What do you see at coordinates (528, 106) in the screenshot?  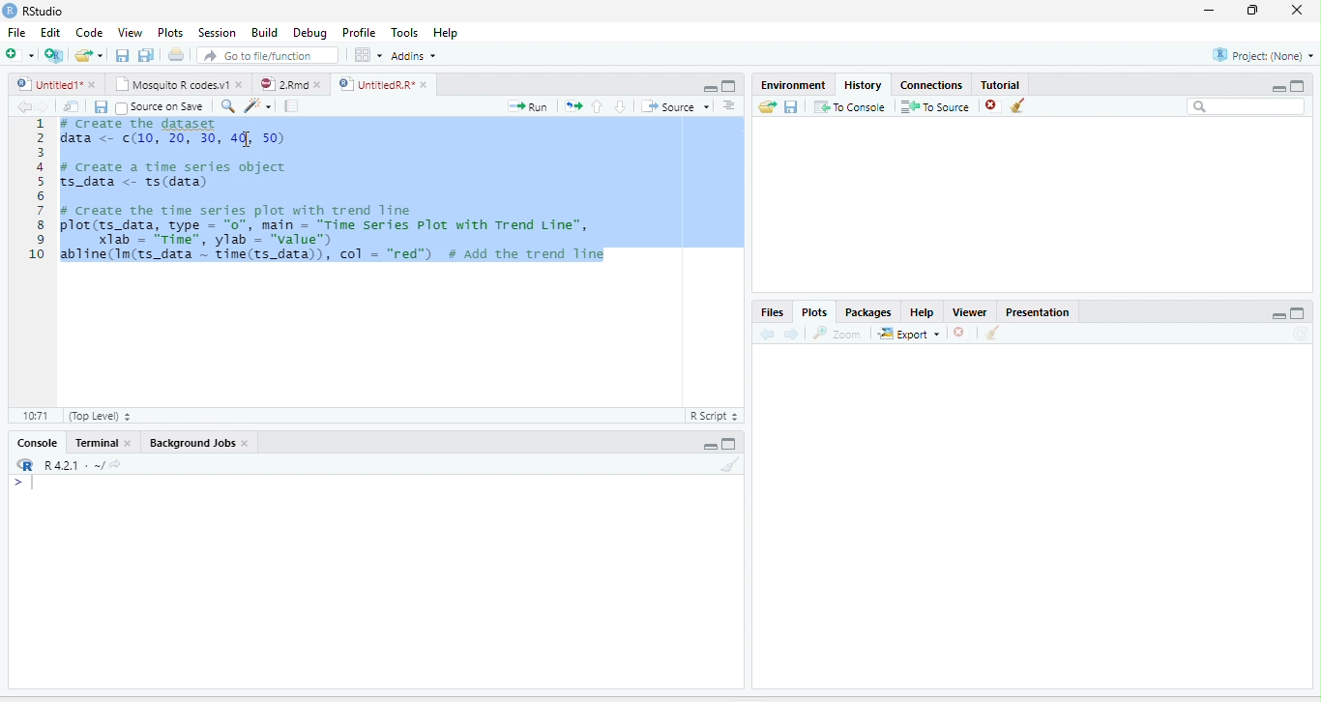 I see `Run` at bounding box center [528, 106].